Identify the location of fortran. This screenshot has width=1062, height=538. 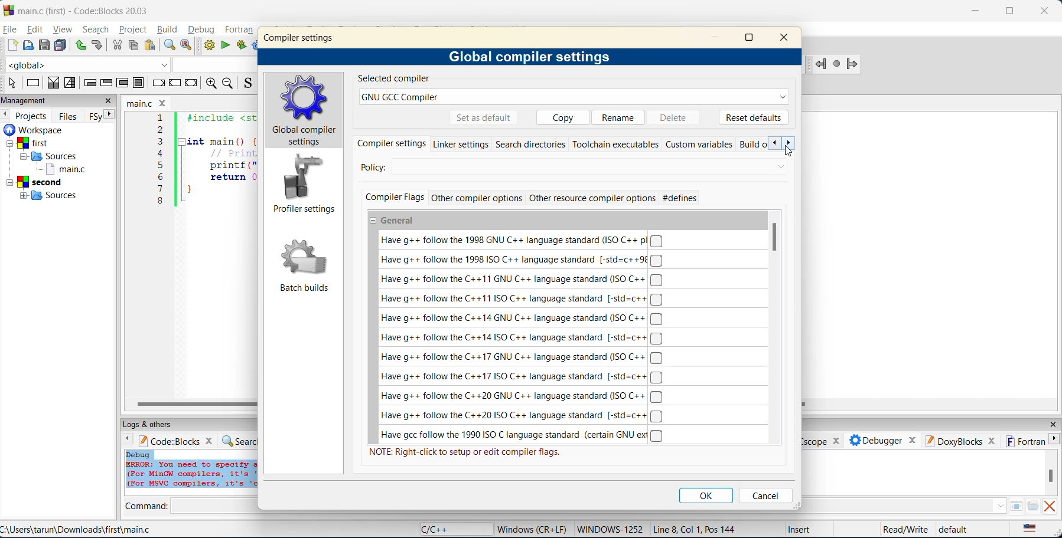
(240, 30).